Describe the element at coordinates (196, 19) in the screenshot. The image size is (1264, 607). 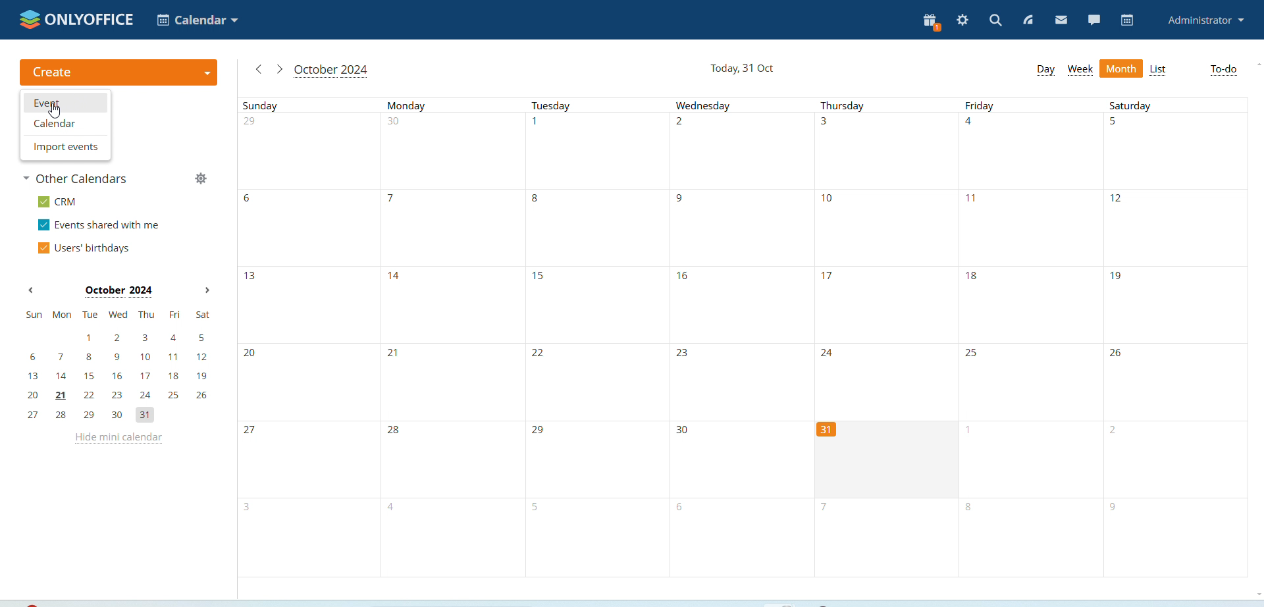
I see `calendar application` at that location.